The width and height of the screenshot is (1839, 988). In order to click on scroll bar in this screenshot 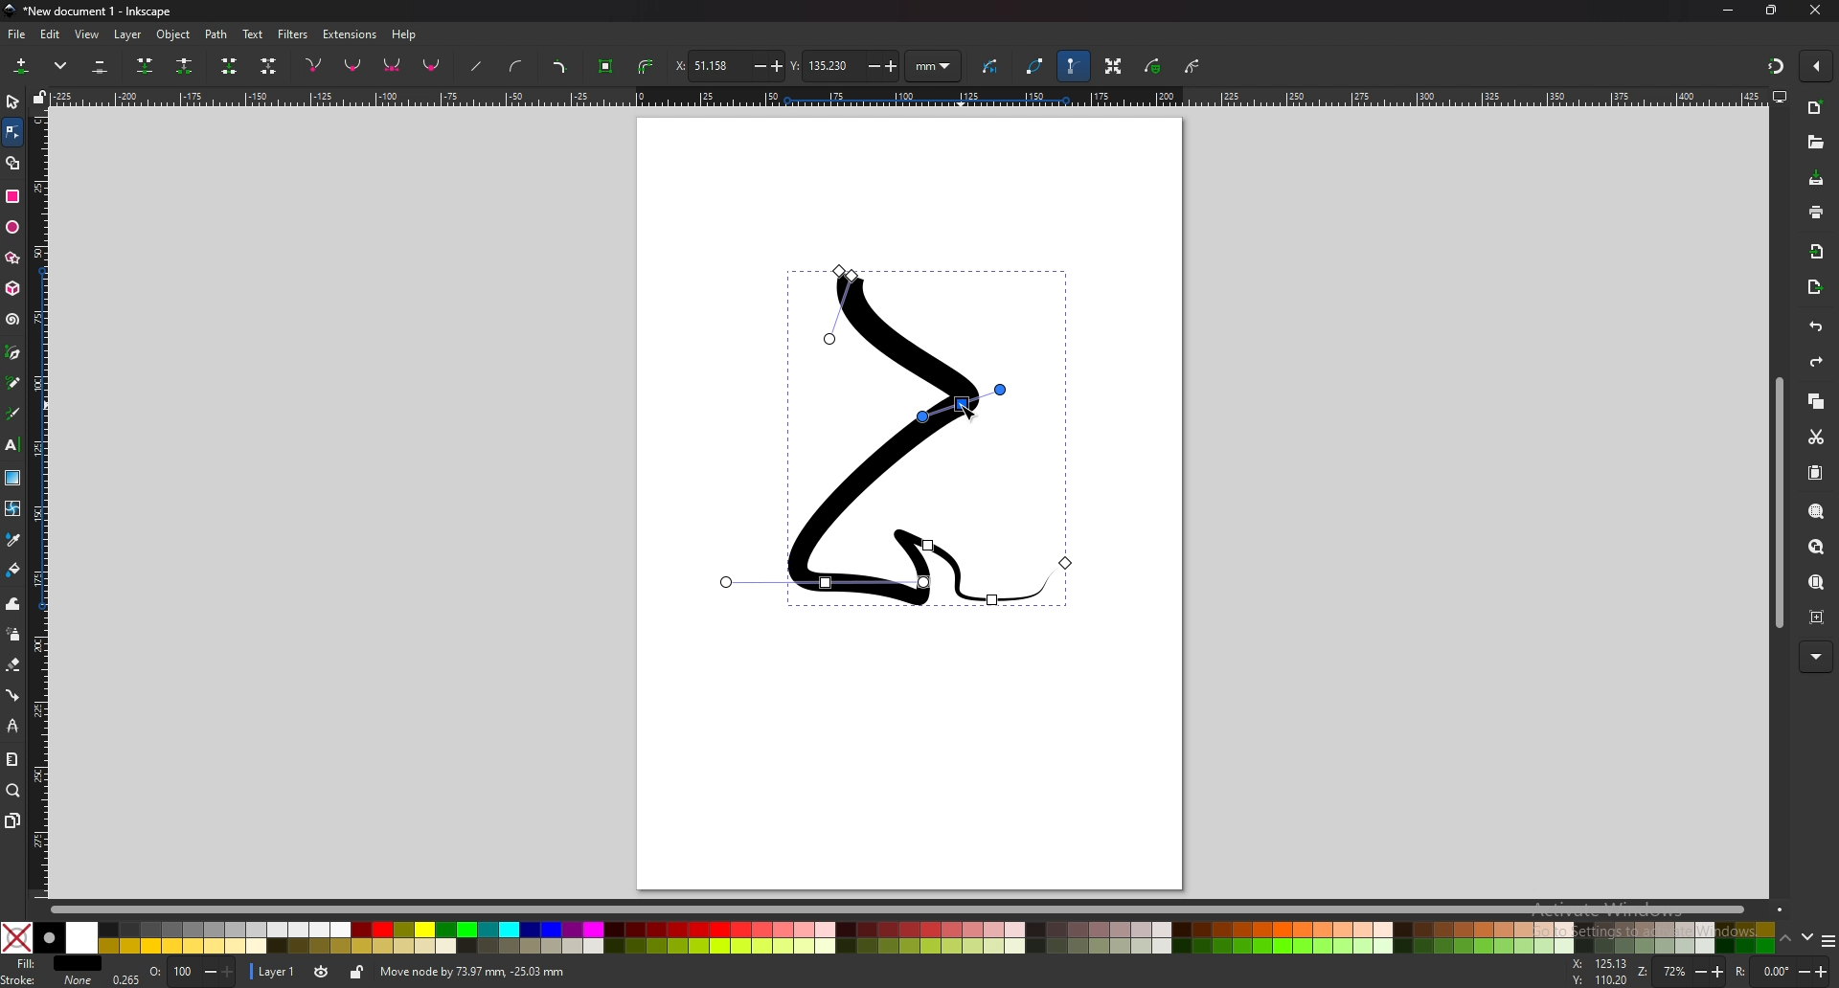, I will do `click(1779, 503)`.